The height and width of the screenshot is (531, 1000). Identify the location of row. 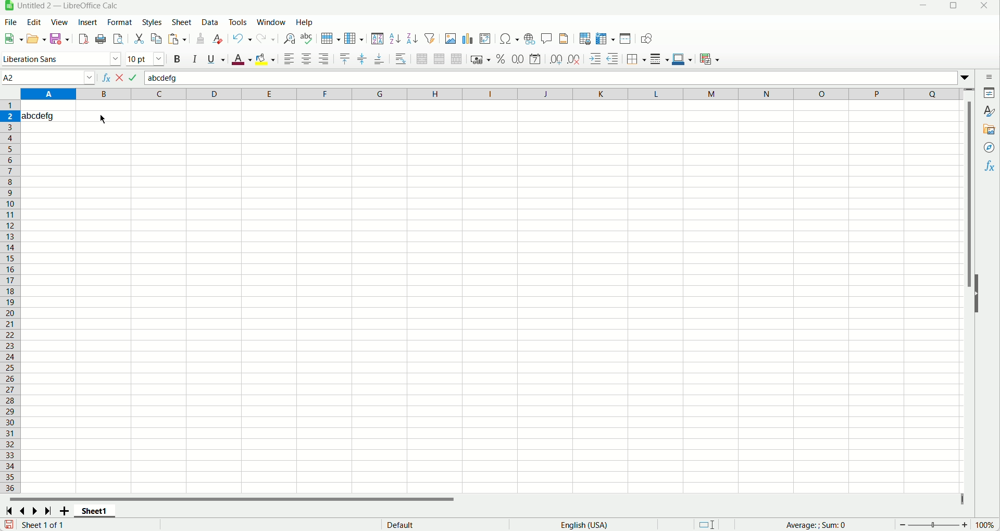
(331, 39).